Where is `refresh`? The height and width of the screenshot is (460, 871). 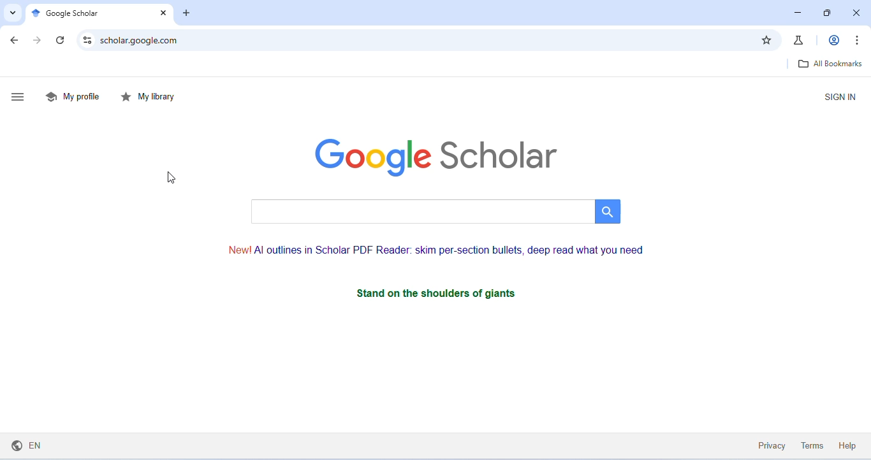
refresh is located at coordinates (62, 41).